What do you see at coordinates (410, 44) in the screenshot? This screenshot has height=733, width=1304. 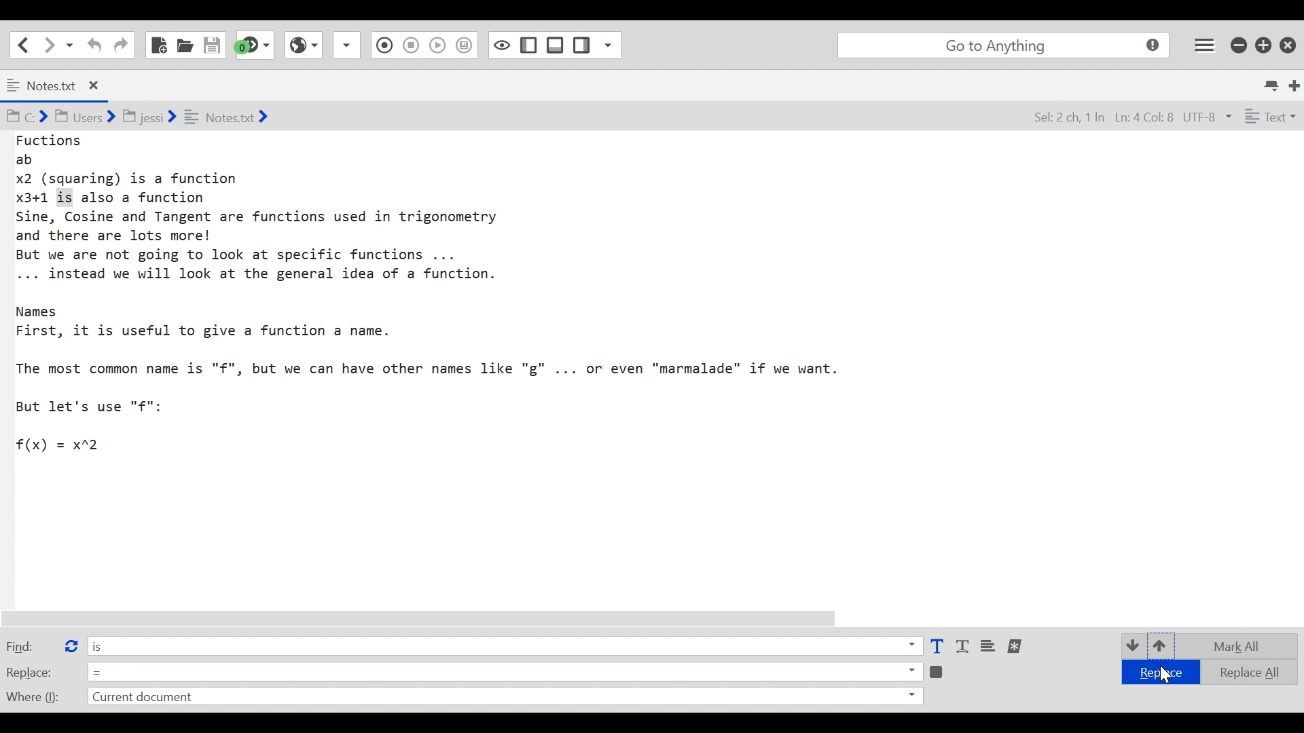 I see `View in Browser` at bounding box center [410, 44].